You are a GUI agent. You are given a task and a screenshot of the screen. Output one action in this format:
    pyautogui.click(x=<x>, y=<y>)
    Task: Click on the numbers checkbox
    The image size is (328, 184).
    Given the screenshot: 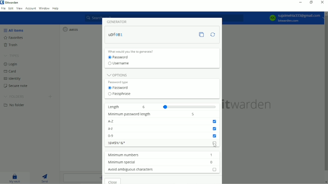 What is the action you would take?
    pyautogui.click(x=215, y=137)
    